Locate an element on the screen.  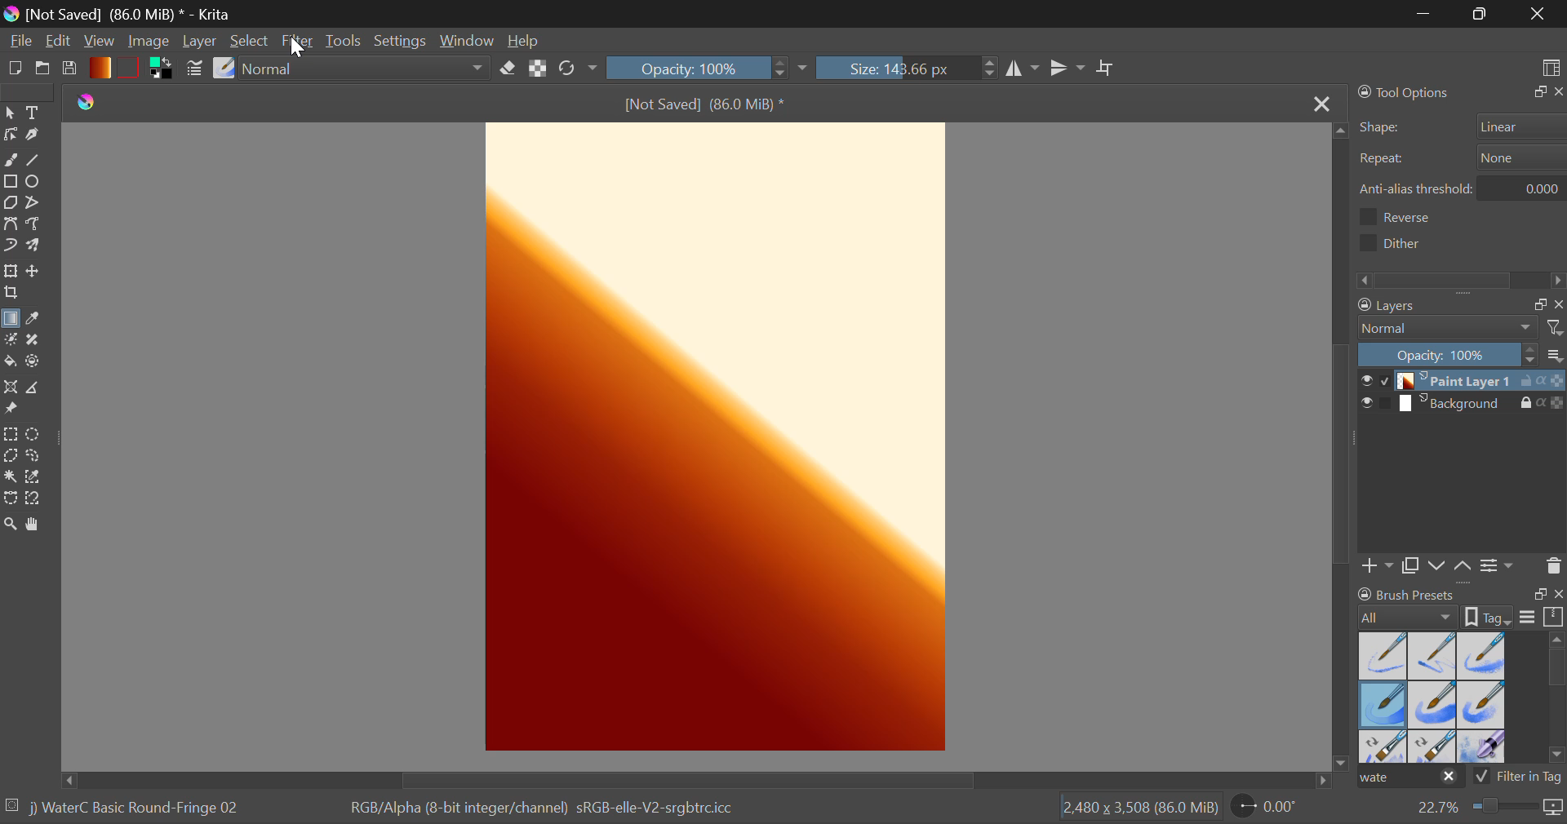
enable background is located at coordinates (1387, 407).